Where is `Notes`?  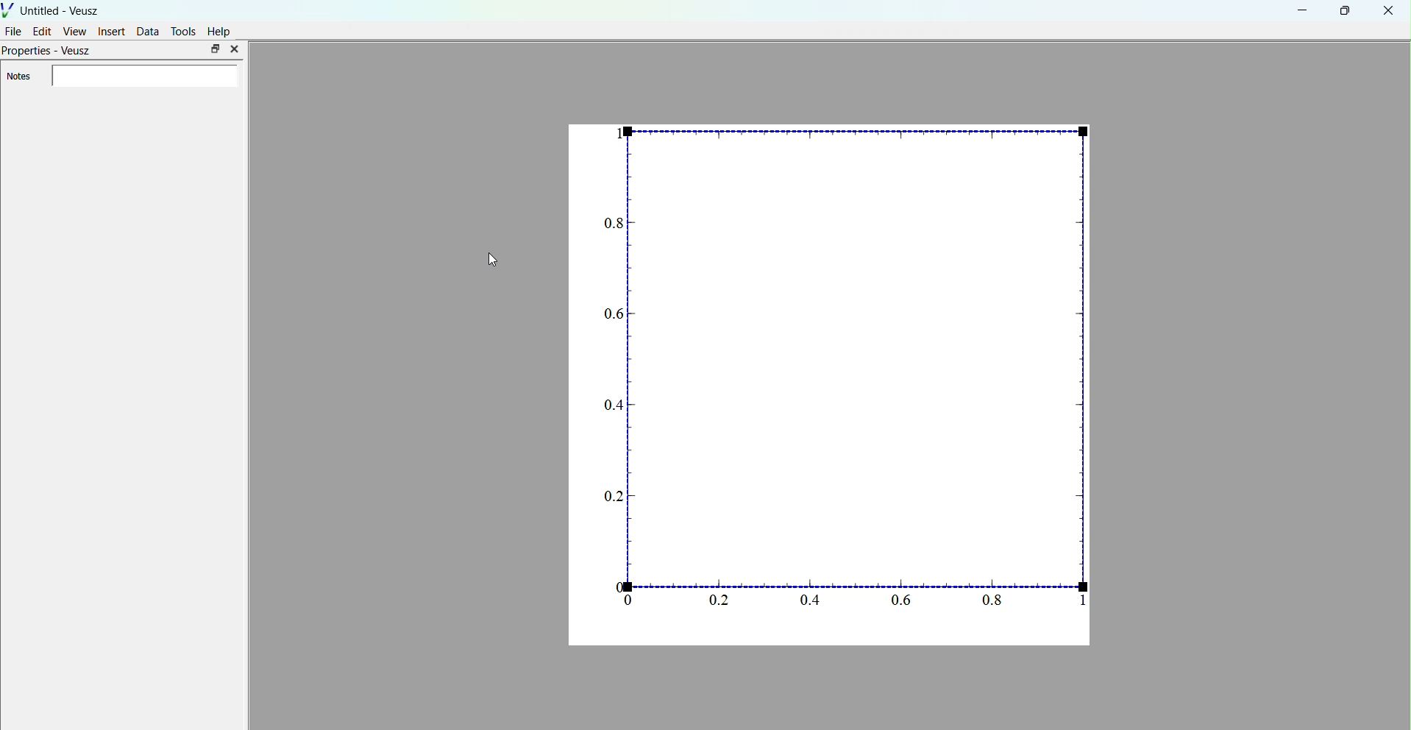 Notes is located at coordinates (18, 77).